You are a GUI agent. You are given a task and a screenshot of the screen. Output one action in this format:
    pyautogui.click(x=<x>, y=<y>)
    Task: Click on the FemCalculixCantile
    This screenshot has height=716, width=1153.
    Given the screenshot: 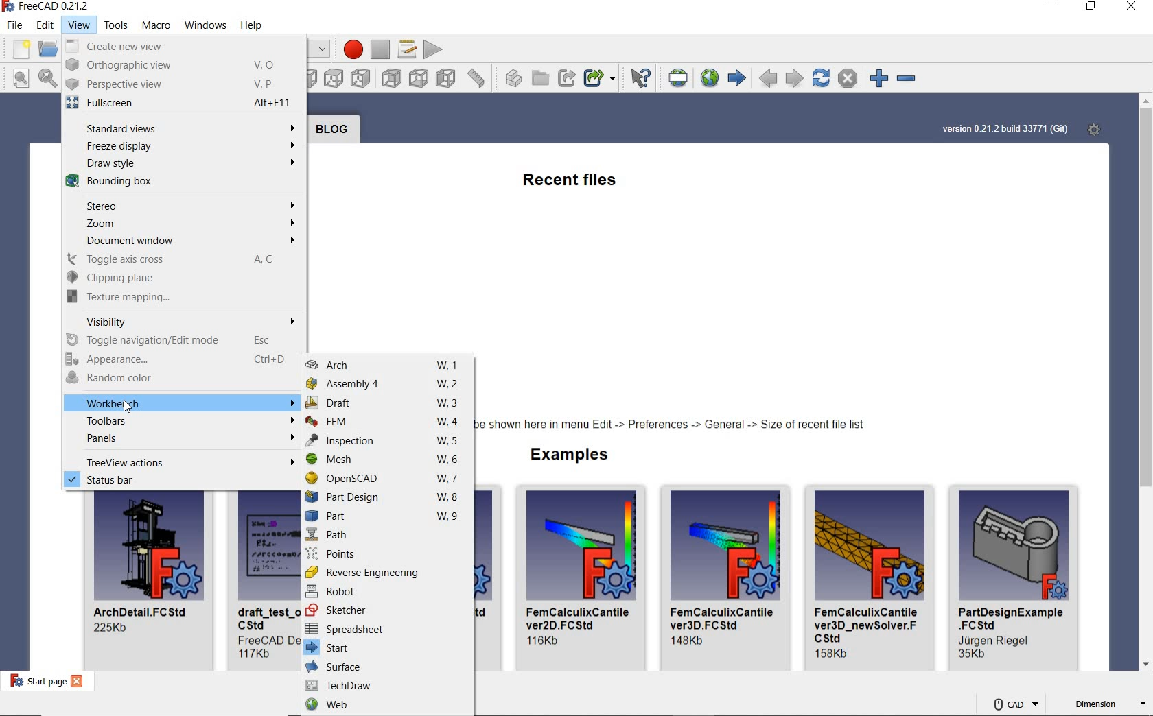 What is the action you would take?
    pyautogui.click(x=727, y=579)
    